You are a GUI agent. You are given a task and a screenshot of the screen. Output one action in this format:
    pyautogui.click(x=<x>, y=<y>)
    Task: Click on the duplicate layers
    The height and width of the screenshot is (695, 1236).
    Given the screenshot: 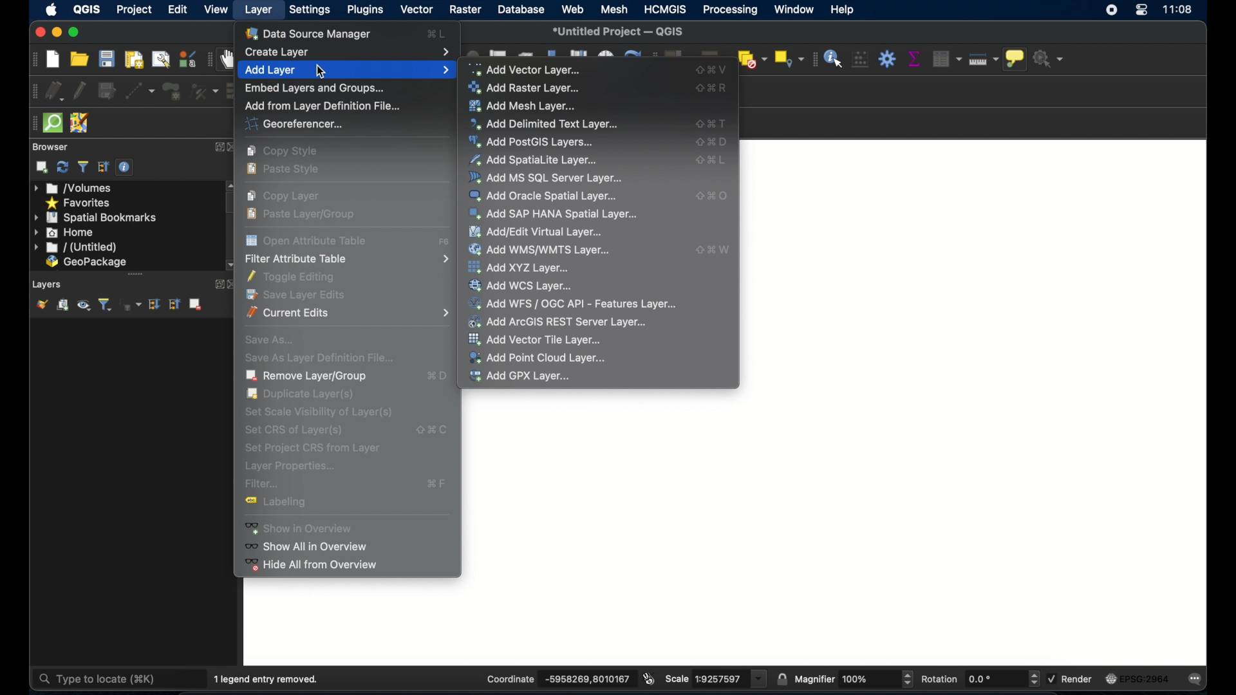 What is the action you would take?
    pyautogui.click(x=303, y=394)
    